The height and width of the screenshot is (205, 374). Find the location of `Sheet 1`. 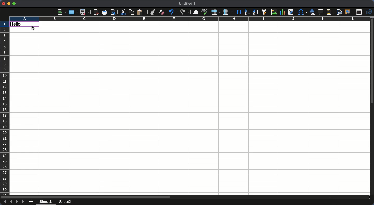

Sheet 1 is located at coordinates (46, 202).